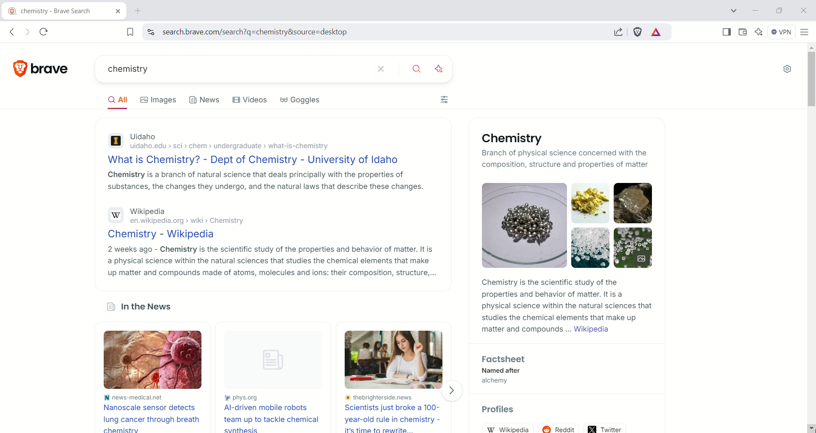  Describe the element at coordinates (397, 360) in the screenshot. I see `image` at that location.